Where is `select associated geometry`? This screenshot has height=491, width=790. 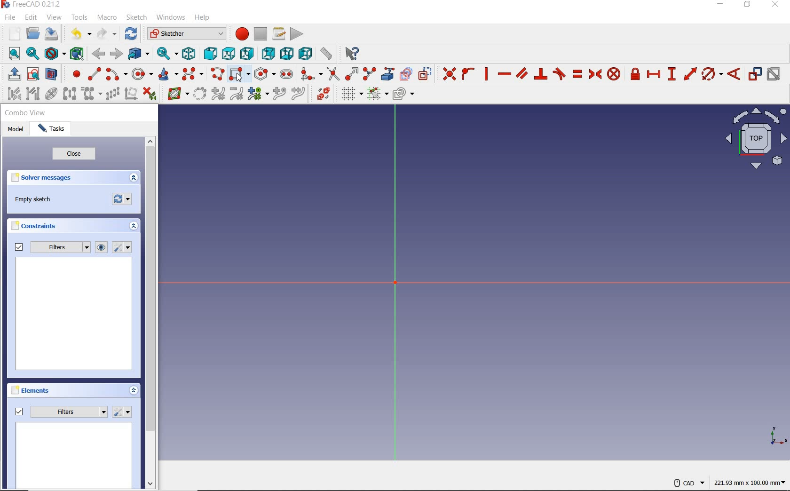
select associated geometry is located at coordinates (32, 94).